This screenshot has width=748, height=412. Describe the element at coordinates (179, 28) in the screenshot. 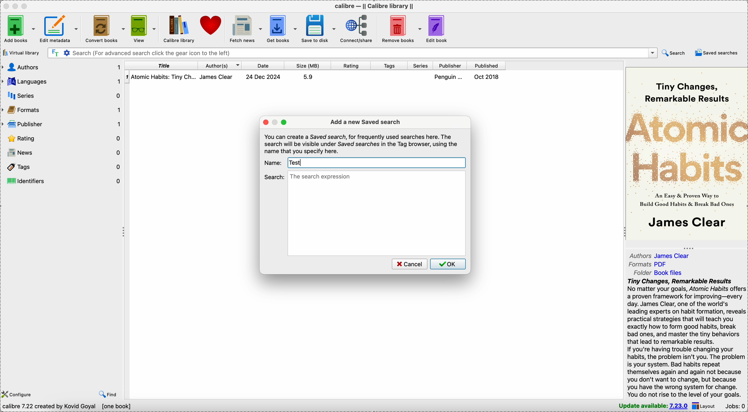

I see `Calibre library` at that location.